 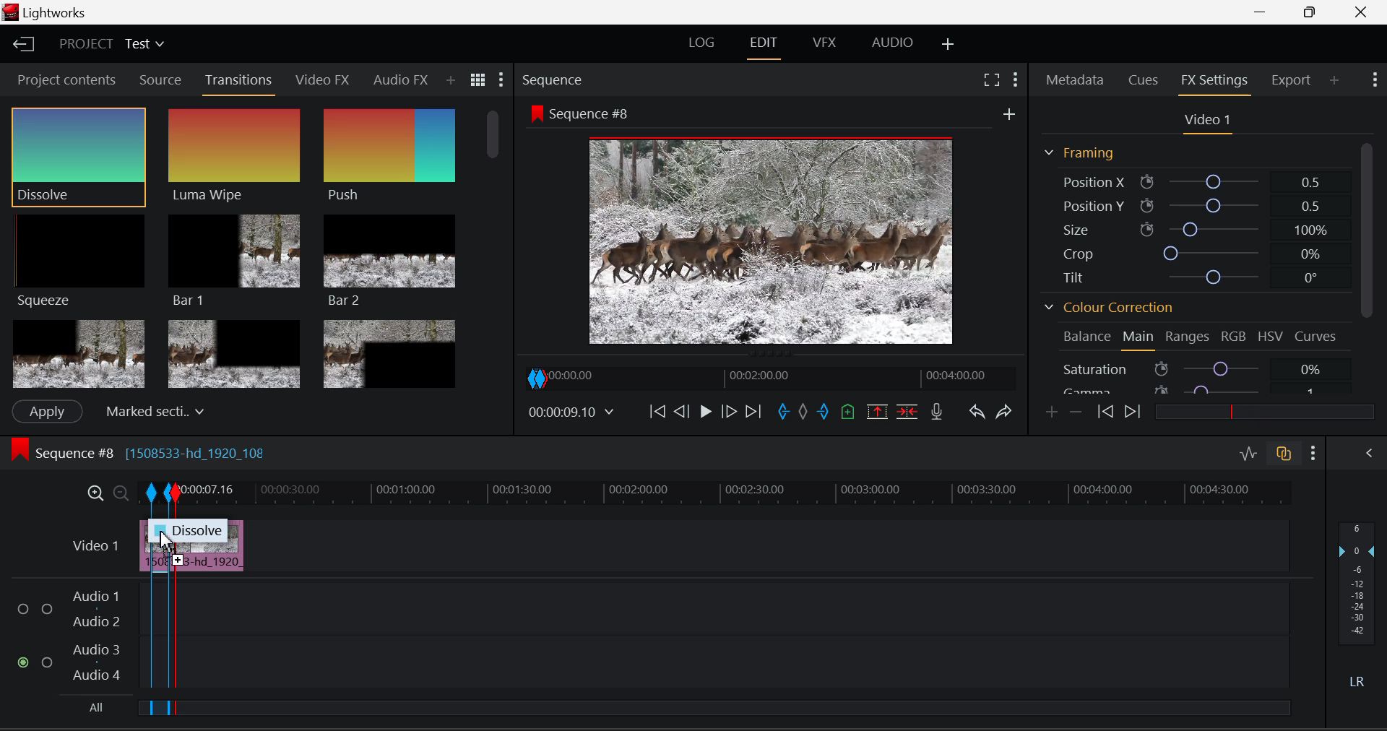 What do you see at coordinates (450, 81) in the screenshot?
I see `Add Panel` at bounding box center [450, 81].